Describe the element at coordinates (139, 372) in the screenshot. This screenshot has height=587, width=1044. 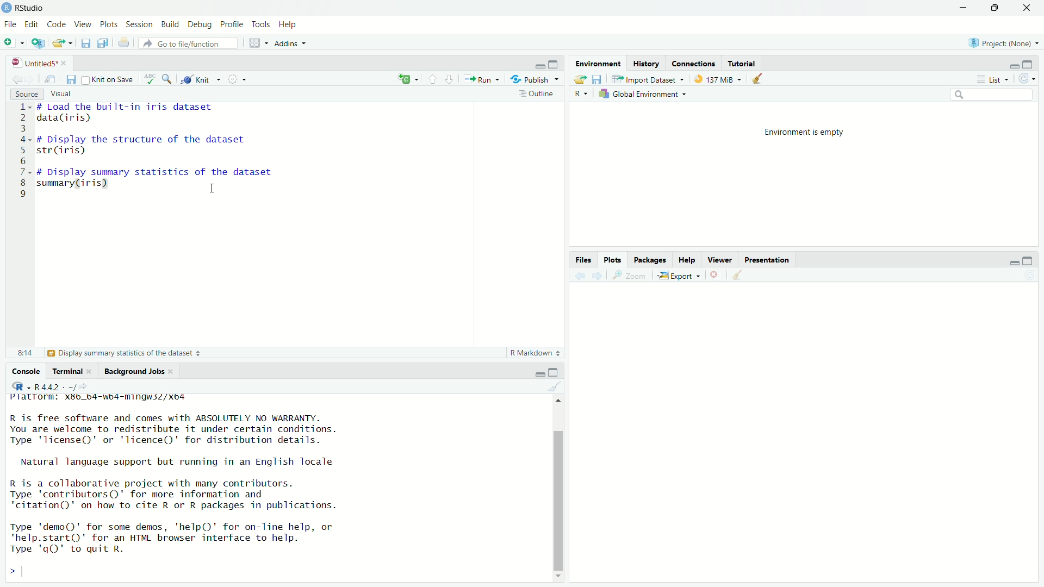
I see `Background Jobs` at that location.